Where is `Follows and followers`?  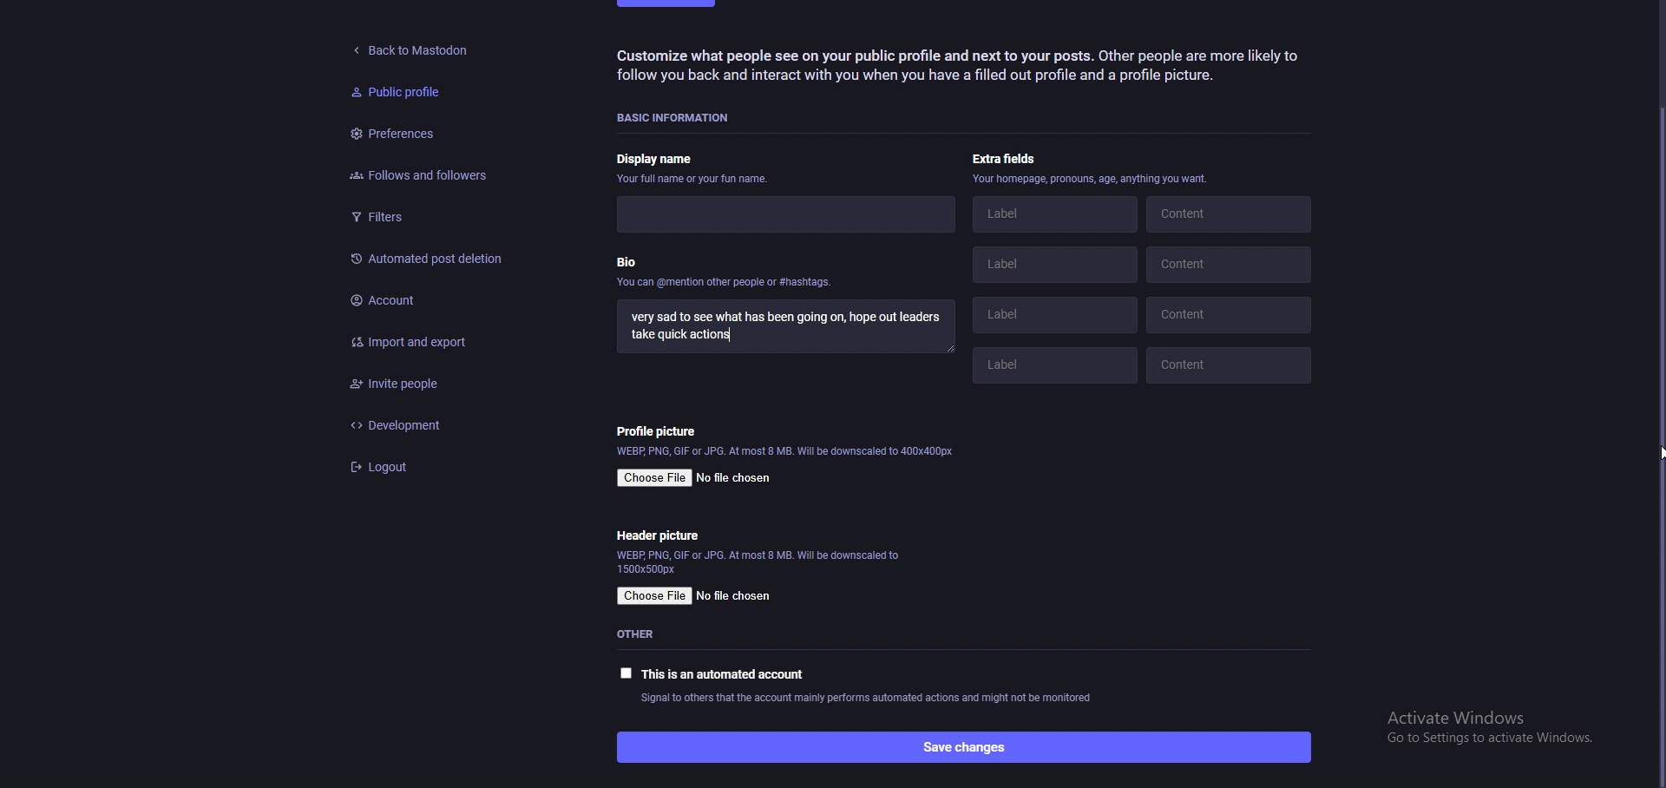 Follows and followers is located at coordinates (412, 175).